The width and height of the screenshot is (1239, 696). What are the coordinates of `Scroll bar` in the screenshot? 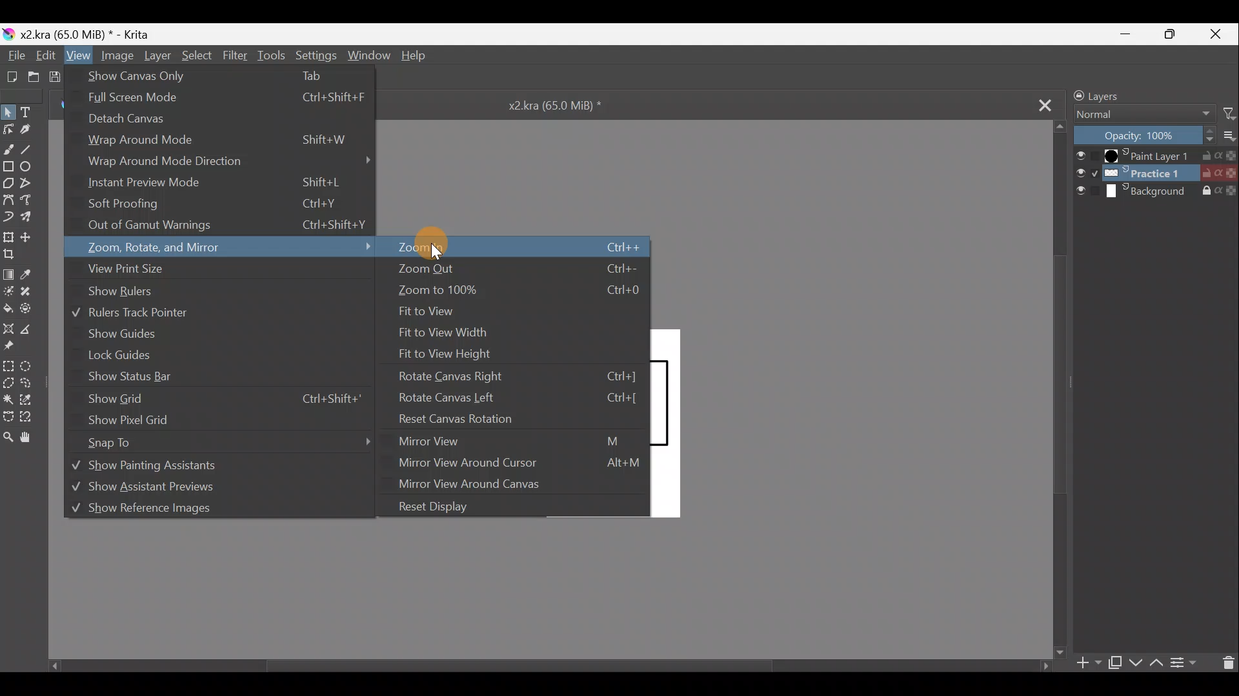 It's located at (1055, 392).